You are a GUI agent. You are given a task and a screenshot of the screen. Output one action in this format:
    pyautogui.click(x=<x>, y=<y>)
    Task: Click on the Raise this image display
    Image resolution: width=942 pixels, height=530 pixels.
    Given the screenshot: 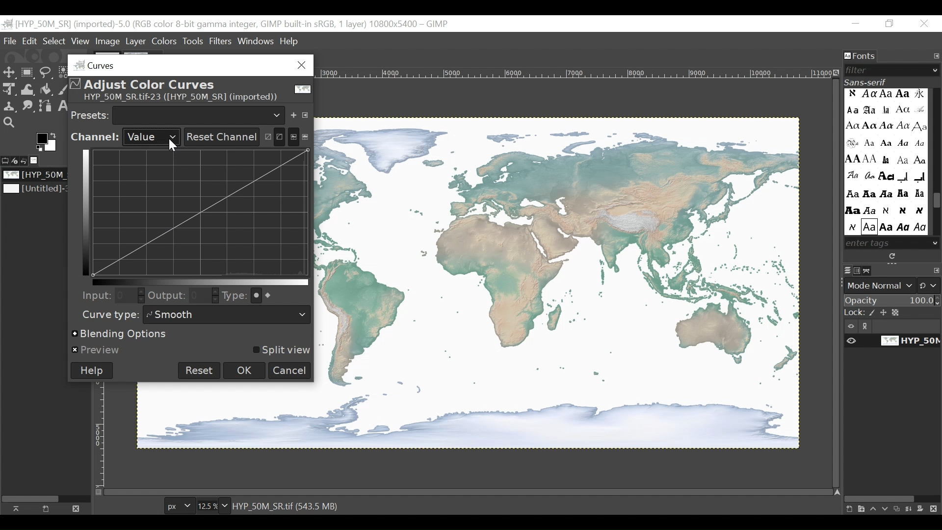 What is the action you would take?
    pyautogui.click(x=19, y=508)
    